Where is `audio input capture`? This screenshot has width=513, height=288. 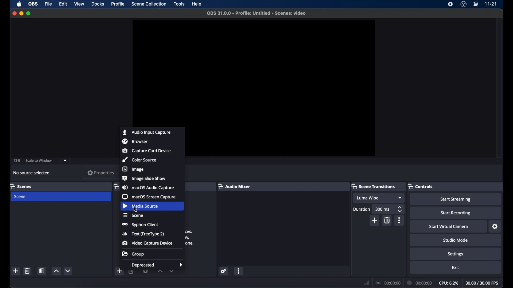
audio input capture is located at coordinates (146, 132).